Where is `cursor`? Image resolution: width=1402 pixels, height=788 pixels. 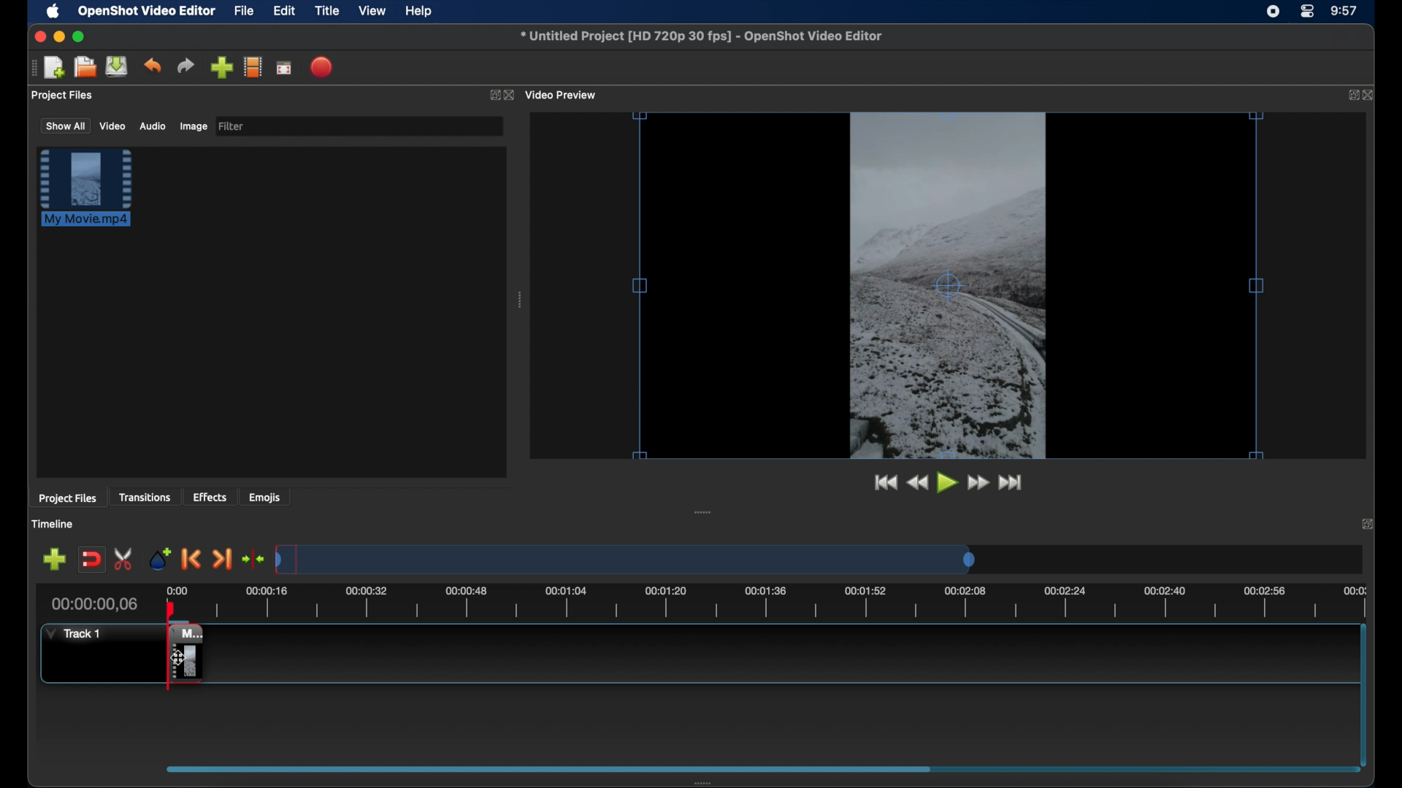
cursor is located at coordinates (180, 656).